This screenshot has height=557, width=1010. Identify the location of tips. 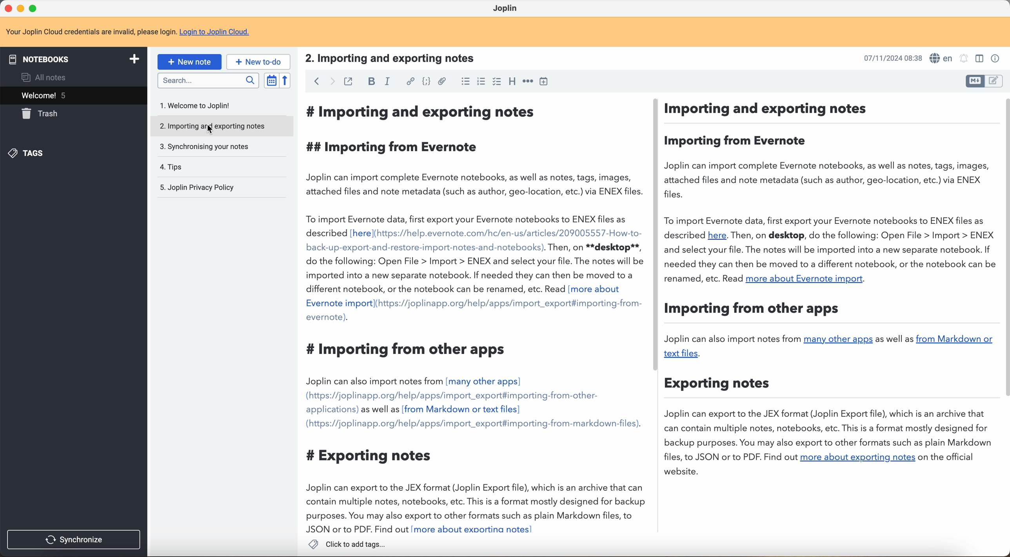
(173, 166).